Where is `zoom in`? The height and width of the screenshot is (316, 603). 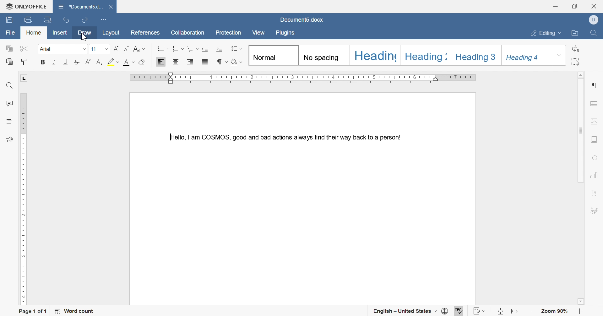
zoom in is located at coordinates (579, 312).